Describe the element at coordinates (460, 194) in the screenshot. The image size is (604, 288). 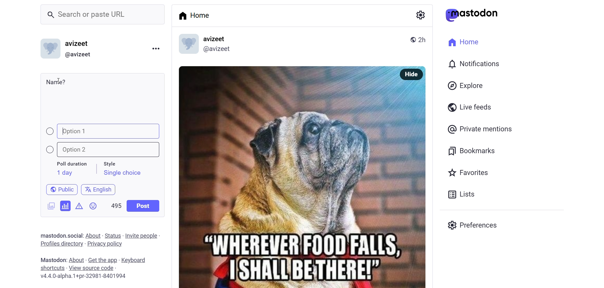
I see `list` at that location.